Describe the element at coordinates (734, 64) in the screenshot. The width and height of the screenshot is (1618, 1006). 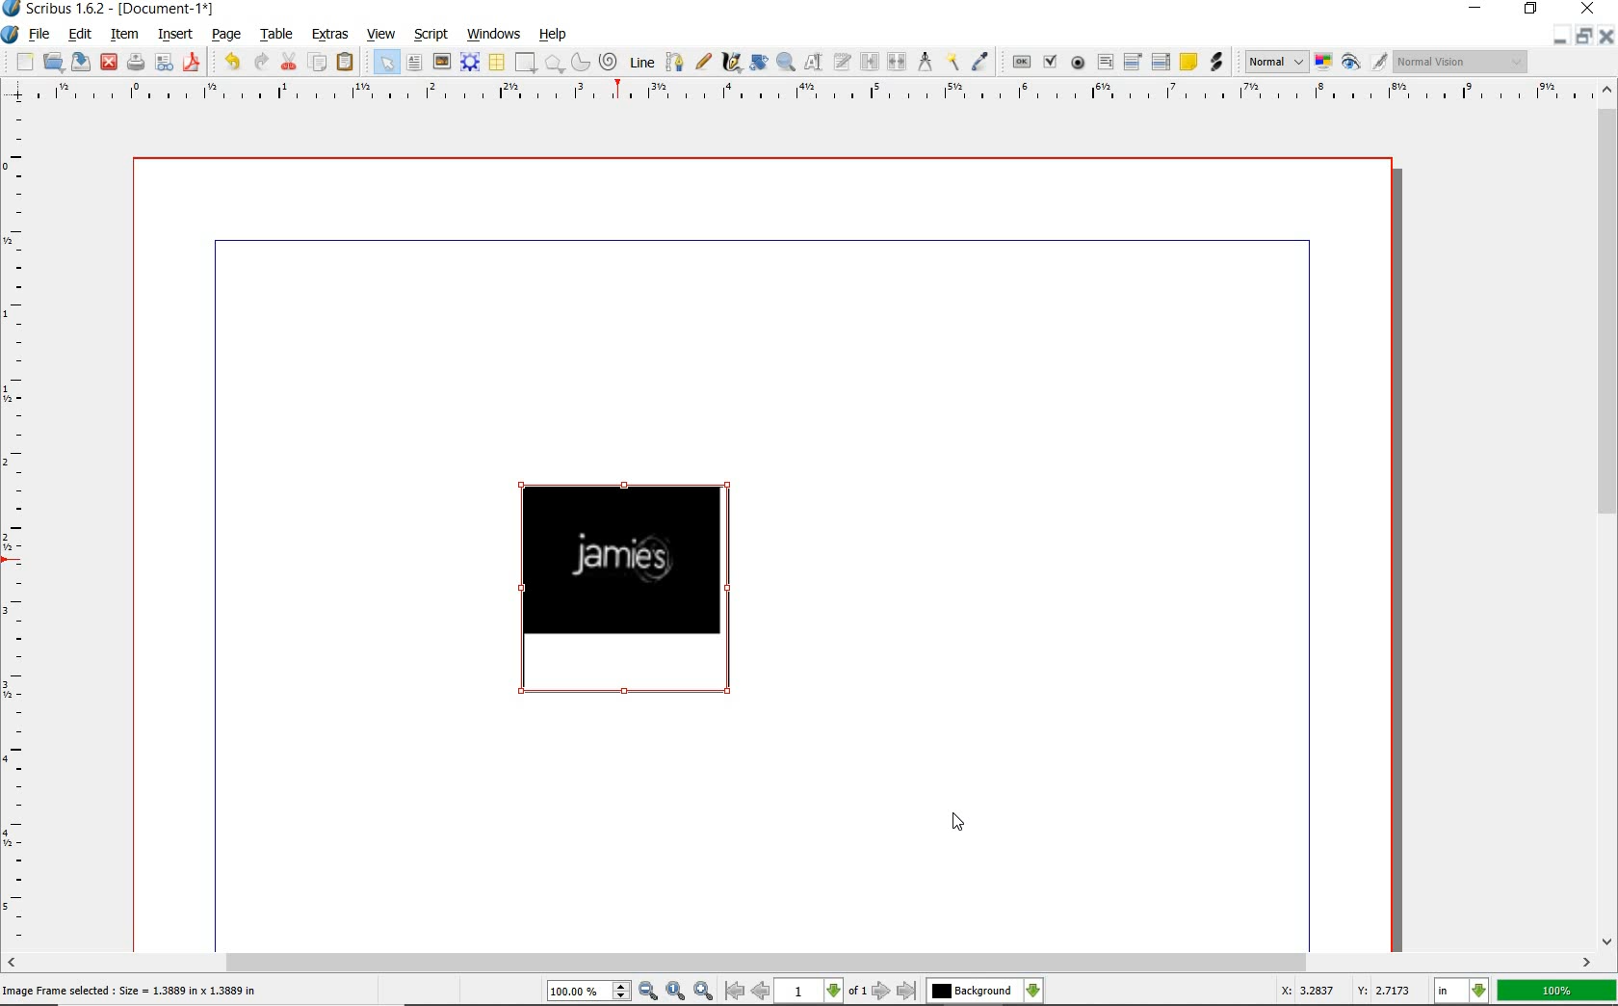
I see `calligraphic line` at that location.